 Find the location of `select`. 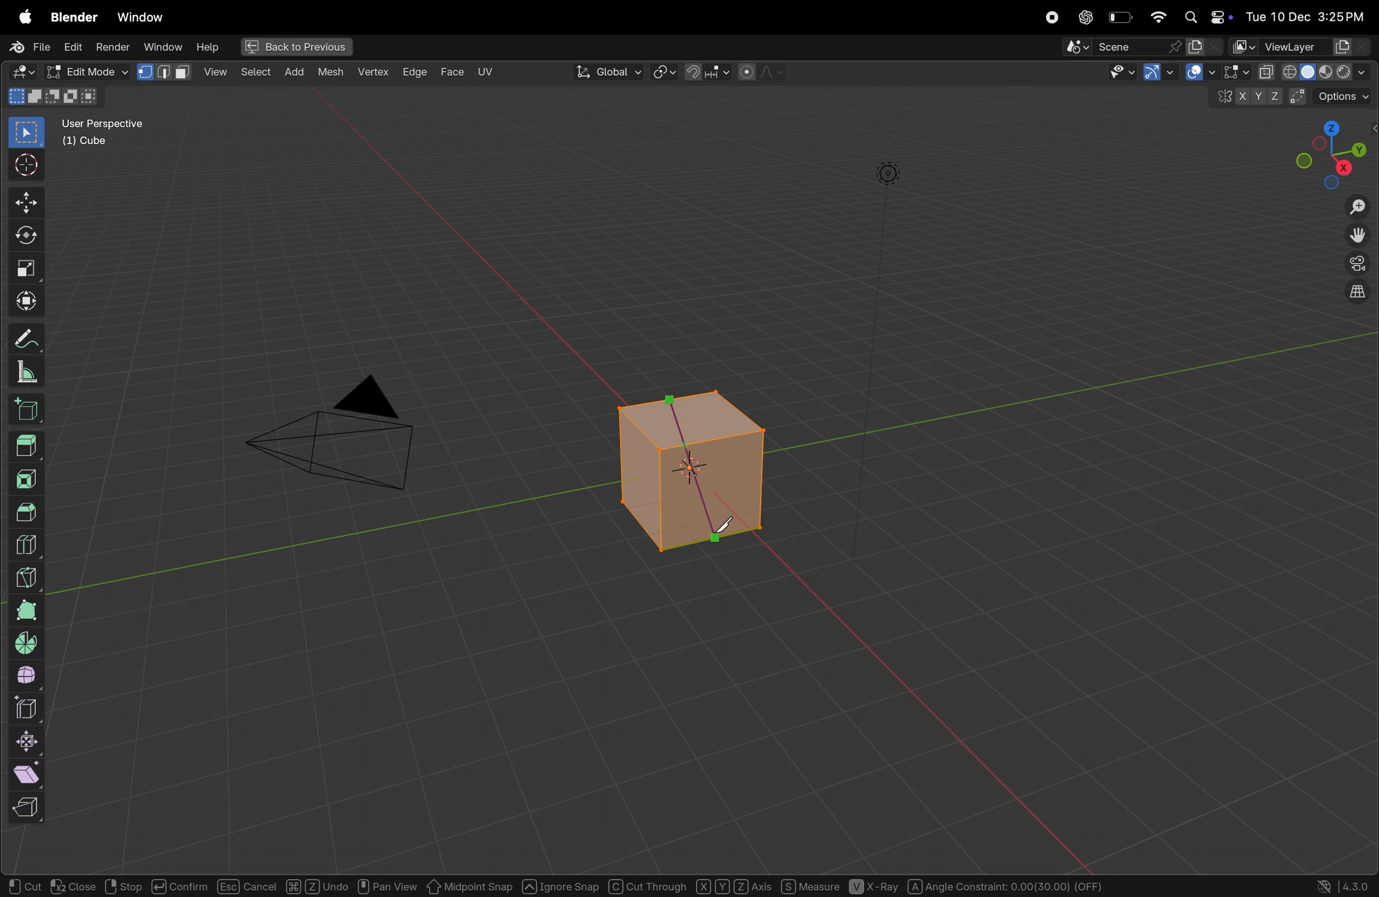

select is located at coordinates (217, 72).